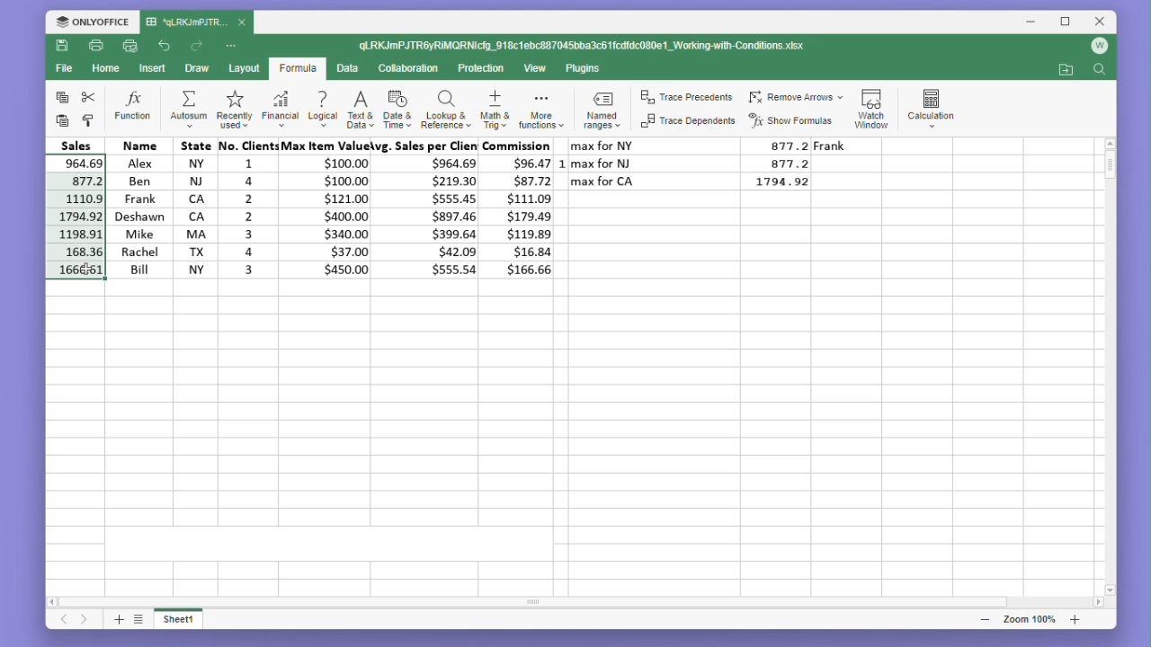  I want to click on Protection, so click(479, 69).